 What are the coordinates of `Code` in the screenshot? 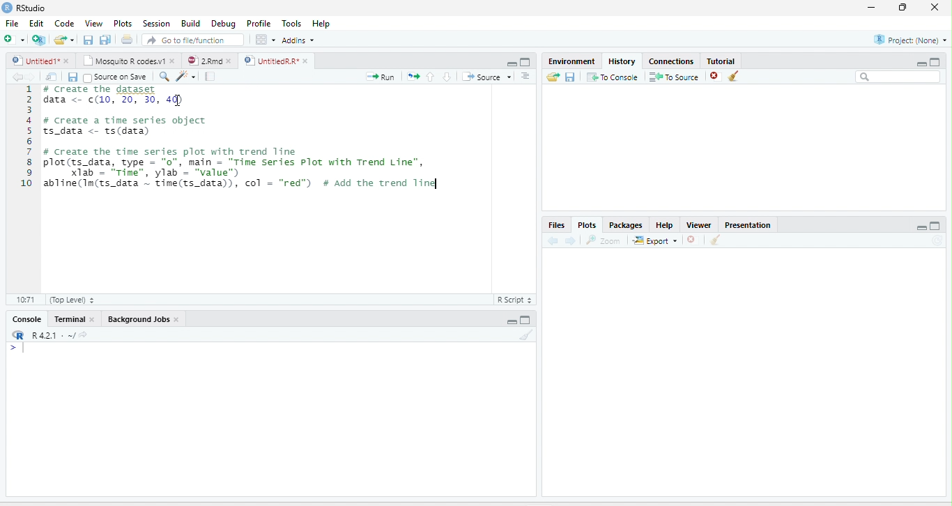 It's located at (65, 23).